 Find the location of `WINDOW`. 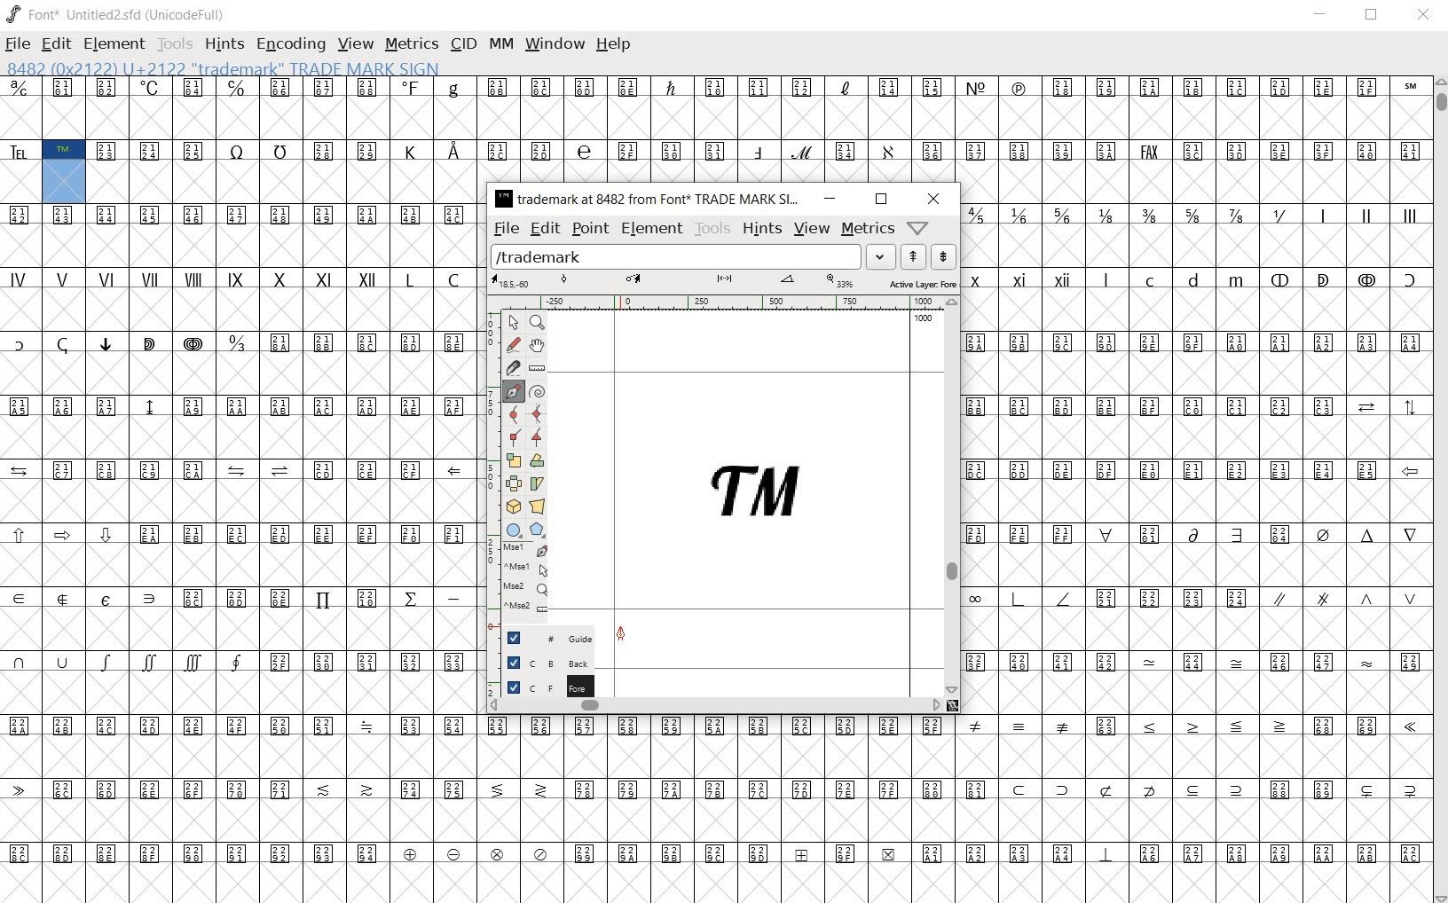

WINDOW is located at coordinates (553, 44).